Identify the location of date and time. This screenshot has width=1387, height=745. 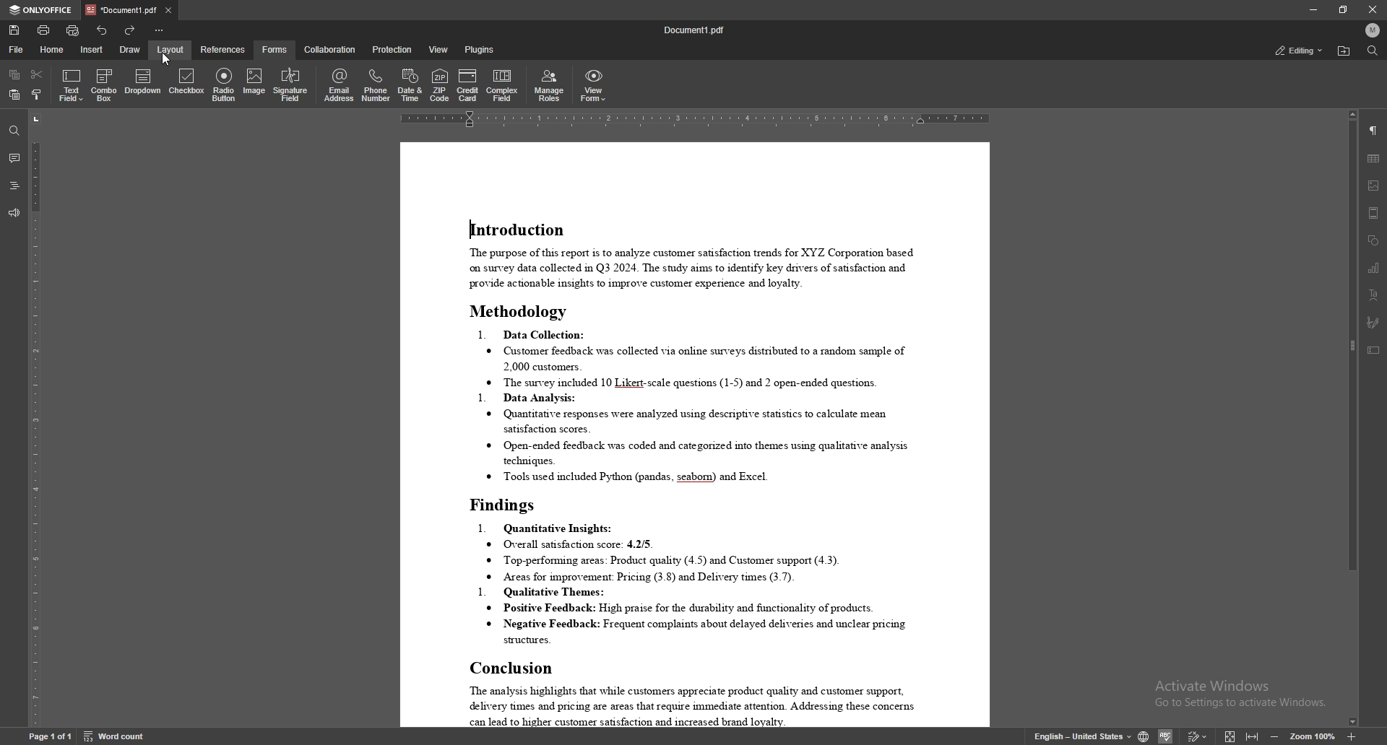
(410, 84).